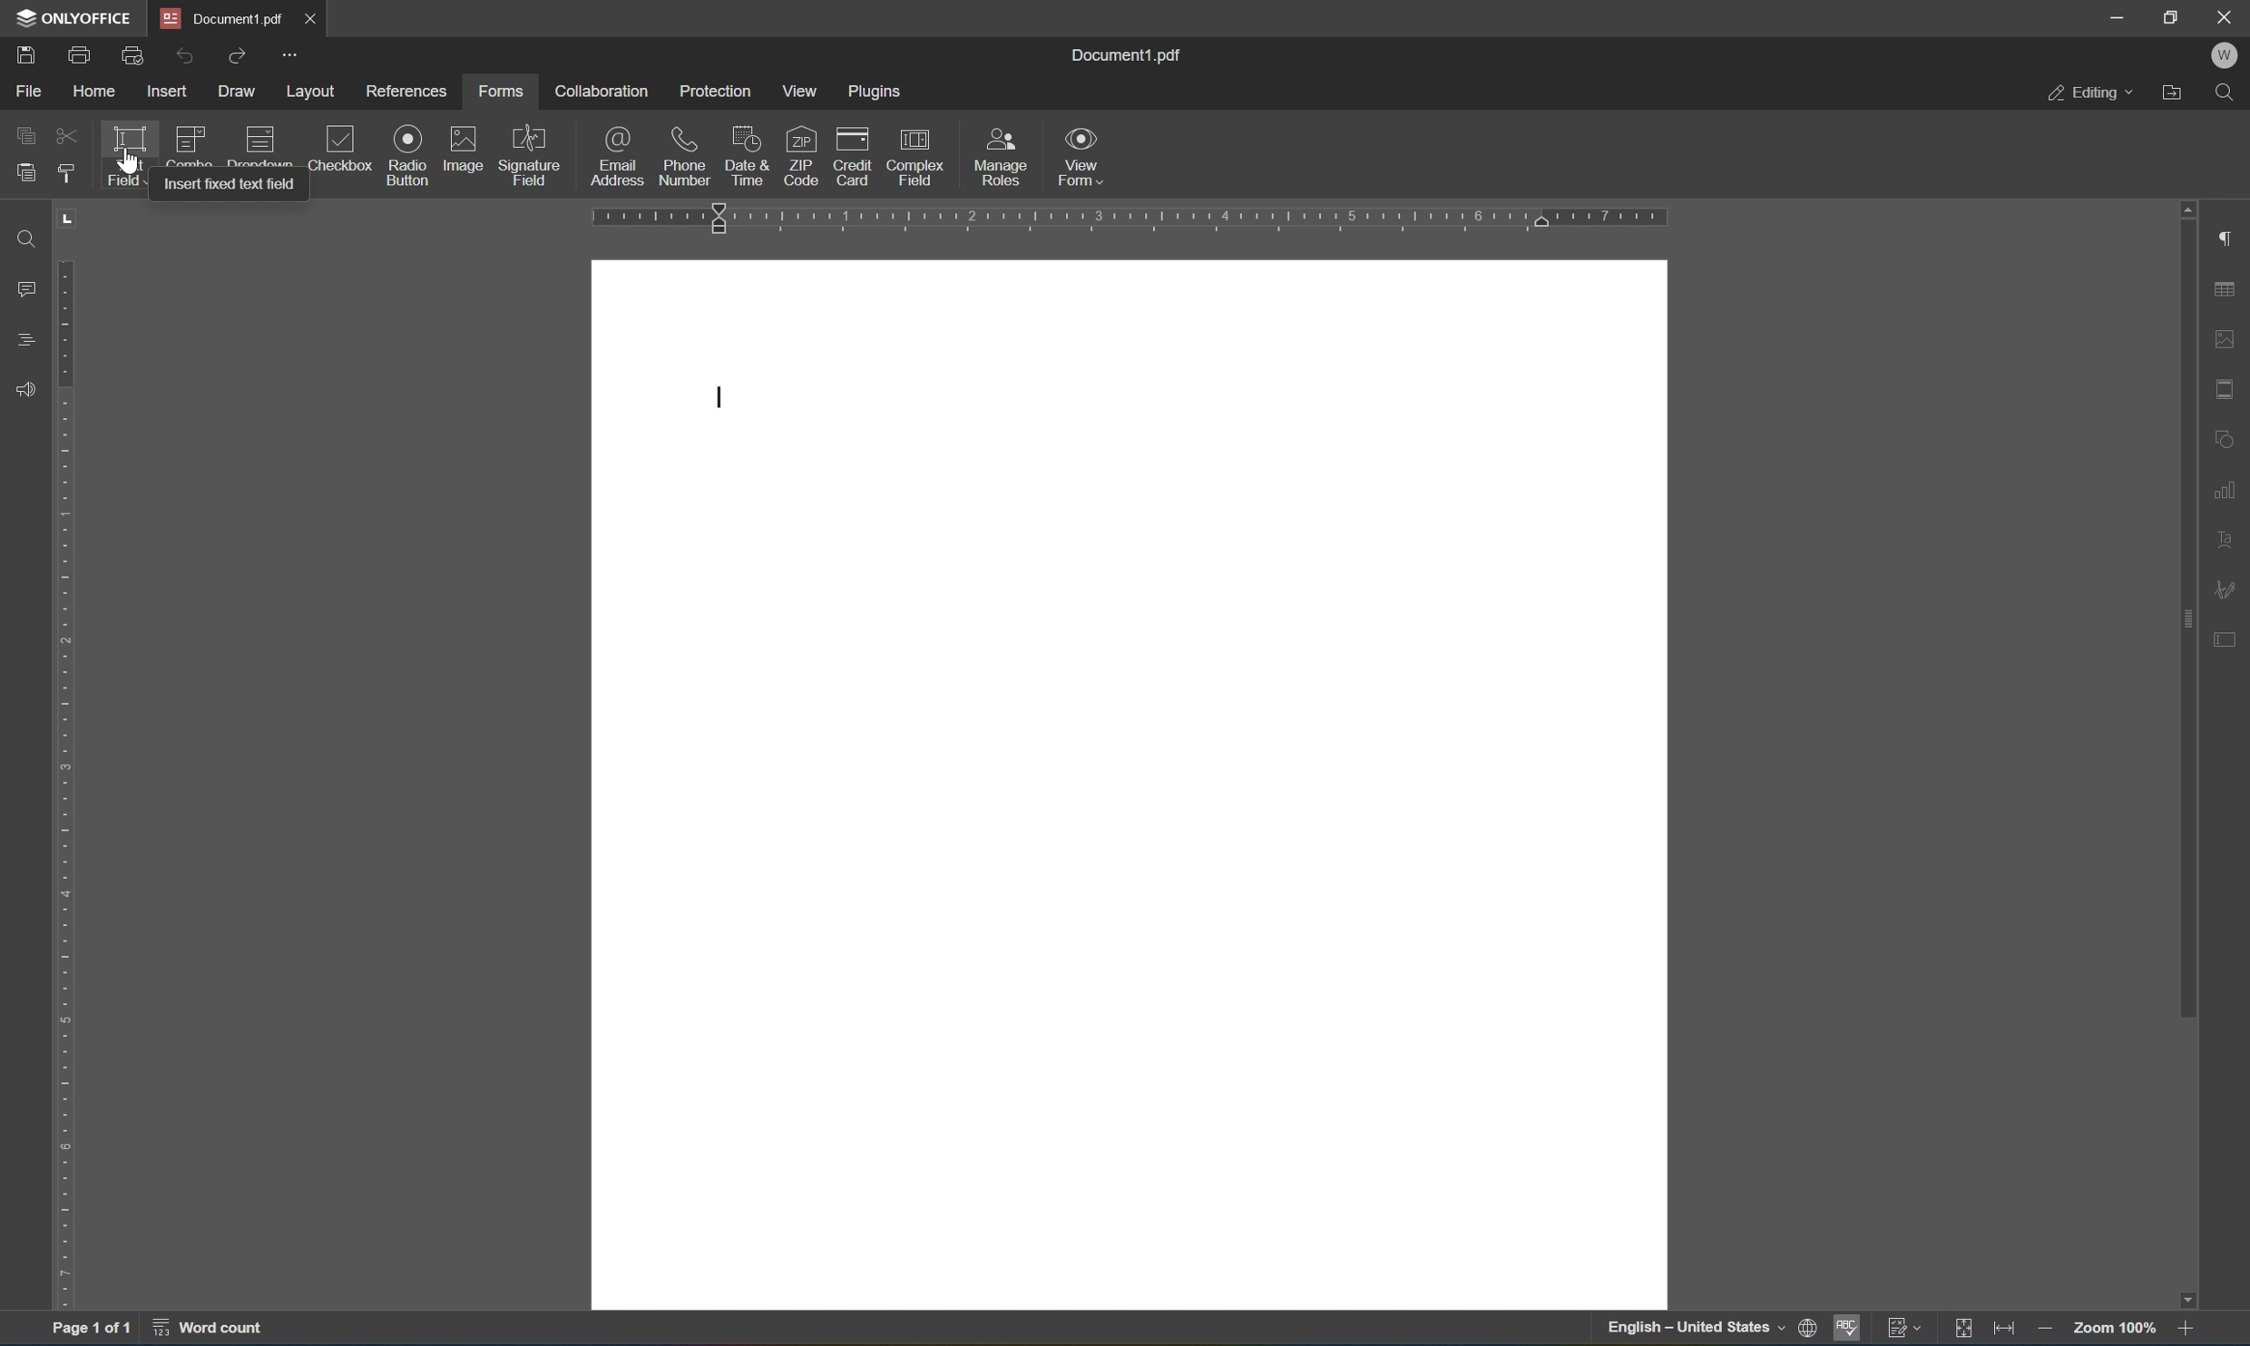 The width and height of the screenshot is (2250, 1346). I want to click on typing cursor, so click(721, 398).